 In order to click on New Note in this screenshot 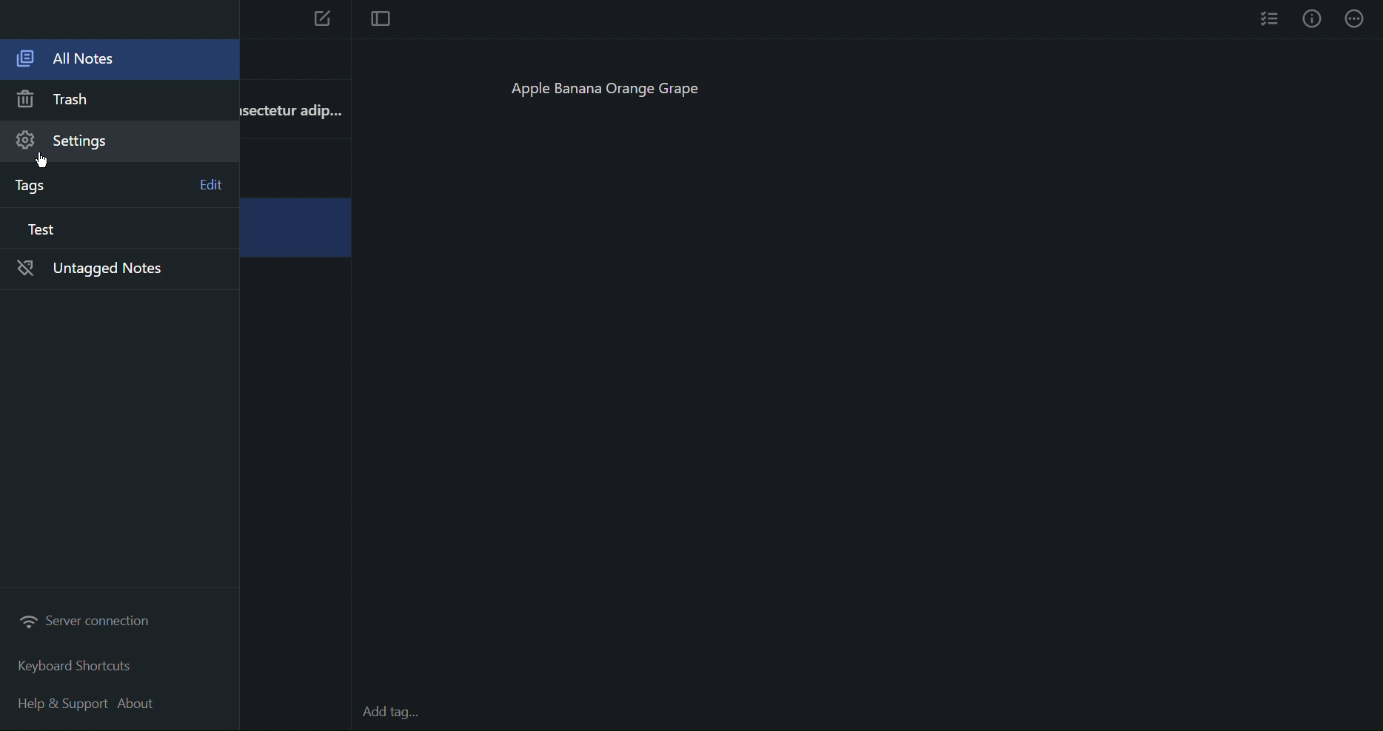, I will do `click(323, 21)`.